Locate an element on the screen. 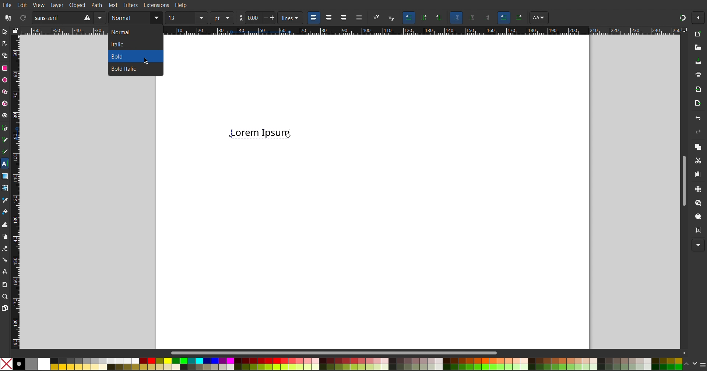 Image resolution: width=707 pixels, height=371 pixels. Vertical text, left to right is located at coordinates (438, 18).